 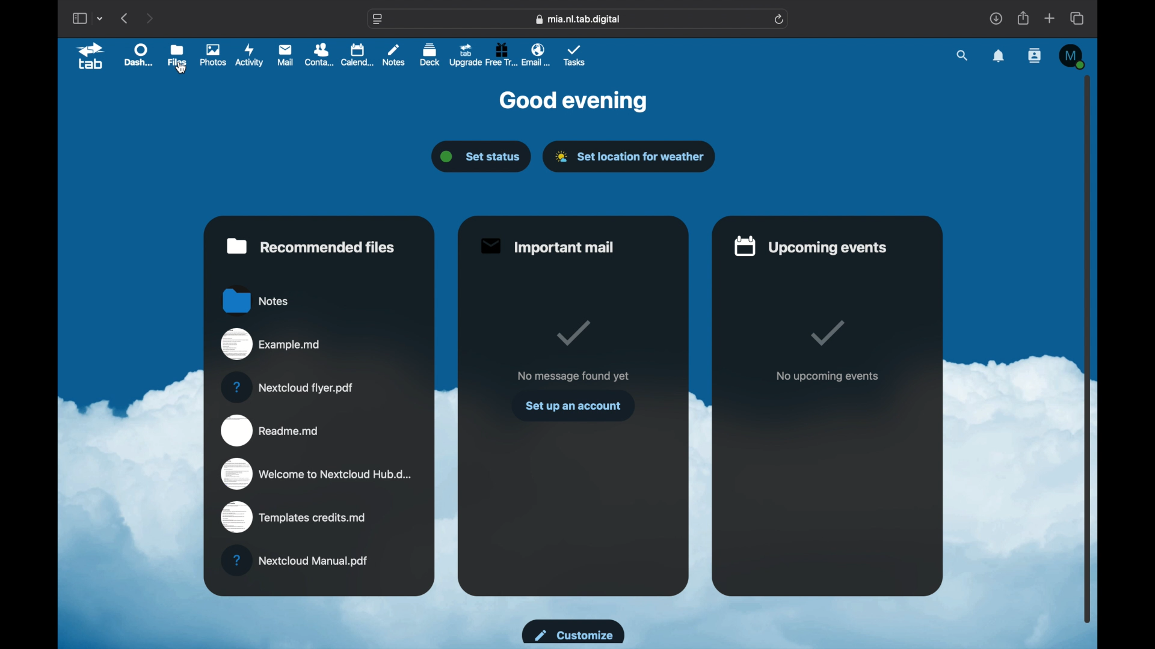 I want to click on show tab overview, so click(x=1078, y=18).